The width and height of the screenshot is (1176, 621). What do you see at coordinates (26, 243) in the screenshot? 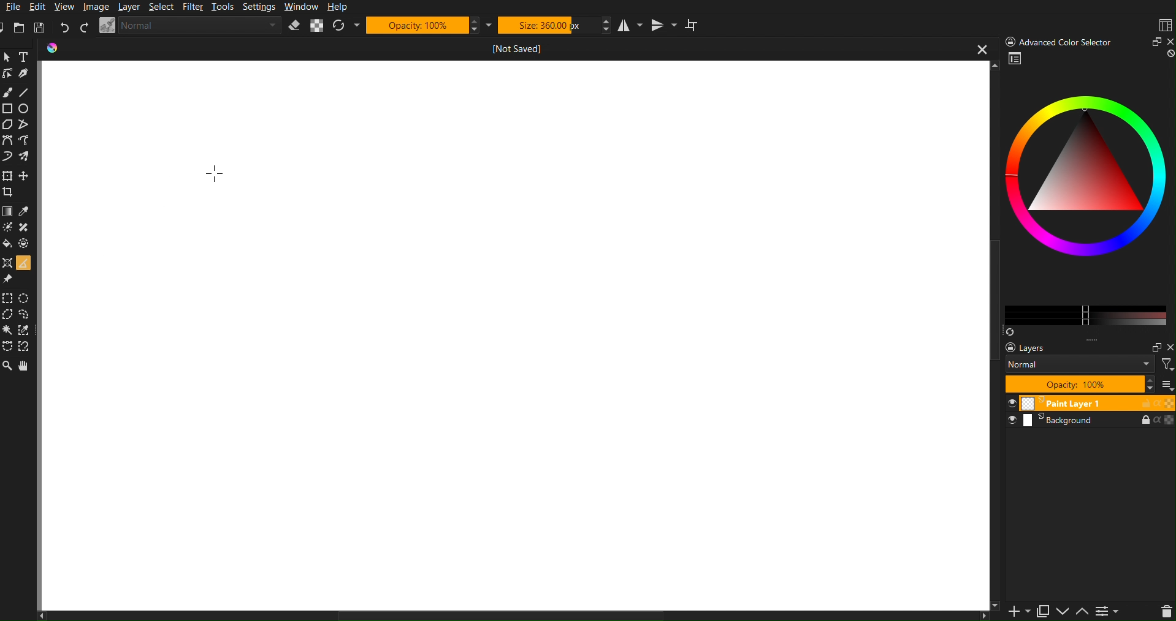
I see `Color Pallete` at bounding box center [26, 243].